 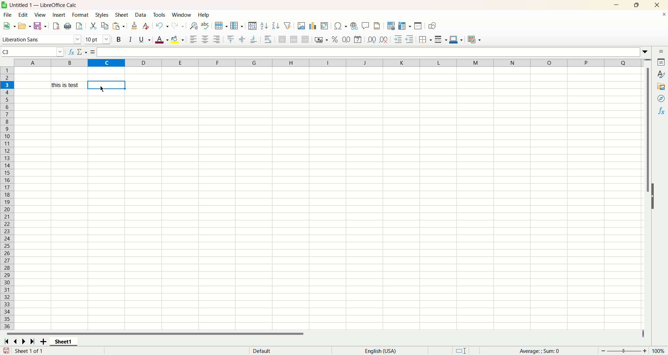 What do you see at coordinates (182, 15) in the screenshot?
I see `window` at bounding box center [182, 15].